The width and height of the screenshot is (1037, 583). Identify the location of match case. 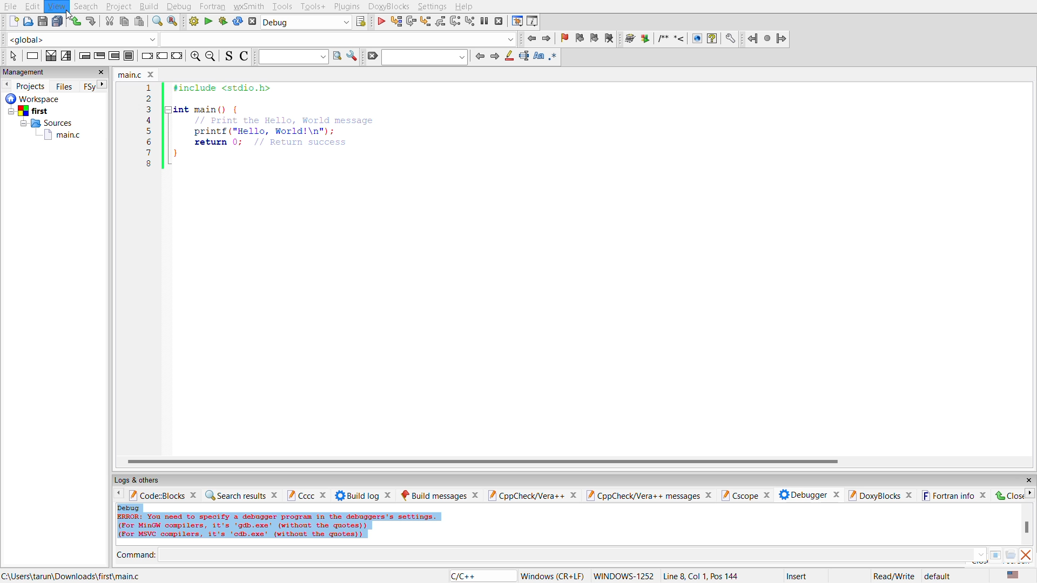
(541, 57).